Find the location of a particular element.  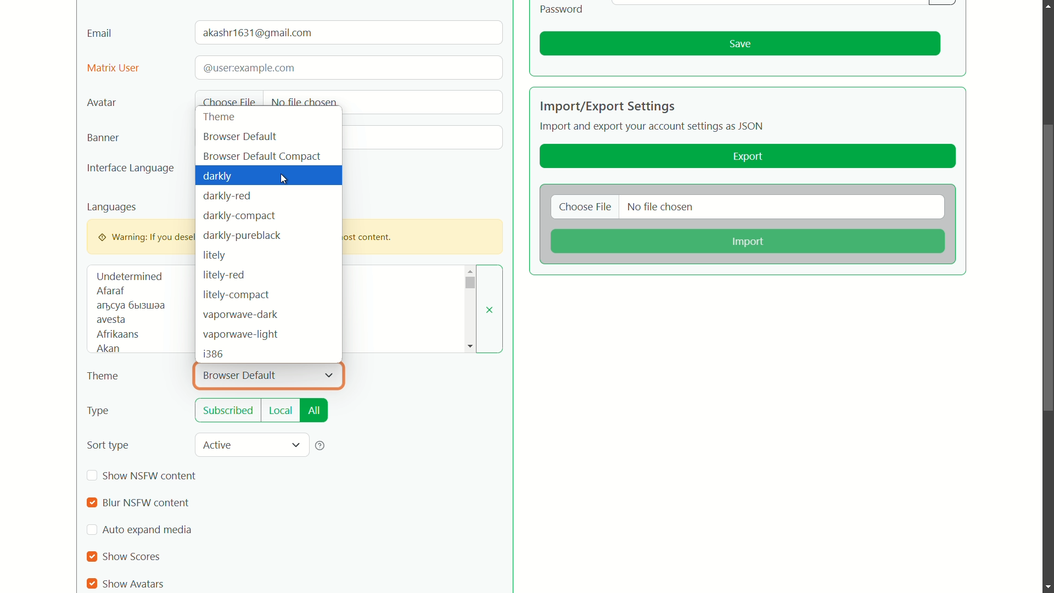

checkbox is located at coordinates (93, 476).